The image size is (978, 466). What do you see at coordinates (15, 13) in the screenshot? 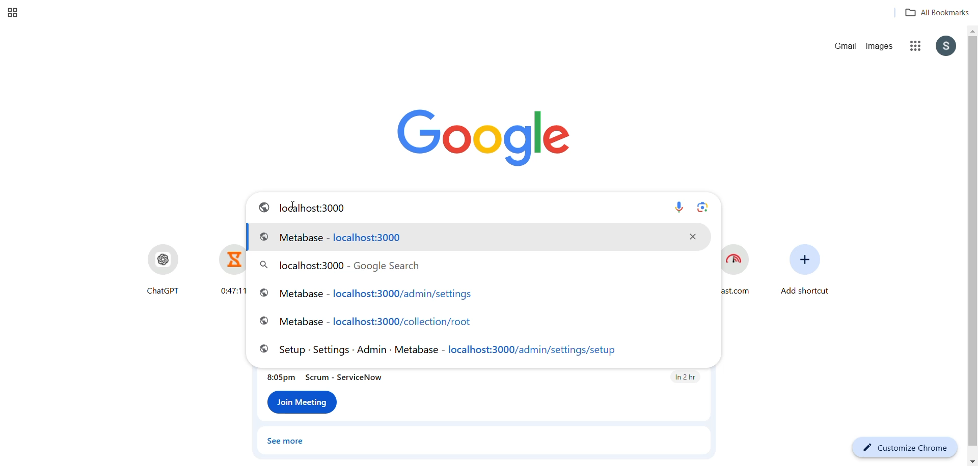
I see `New tab group` at bounding box center [15, 13].